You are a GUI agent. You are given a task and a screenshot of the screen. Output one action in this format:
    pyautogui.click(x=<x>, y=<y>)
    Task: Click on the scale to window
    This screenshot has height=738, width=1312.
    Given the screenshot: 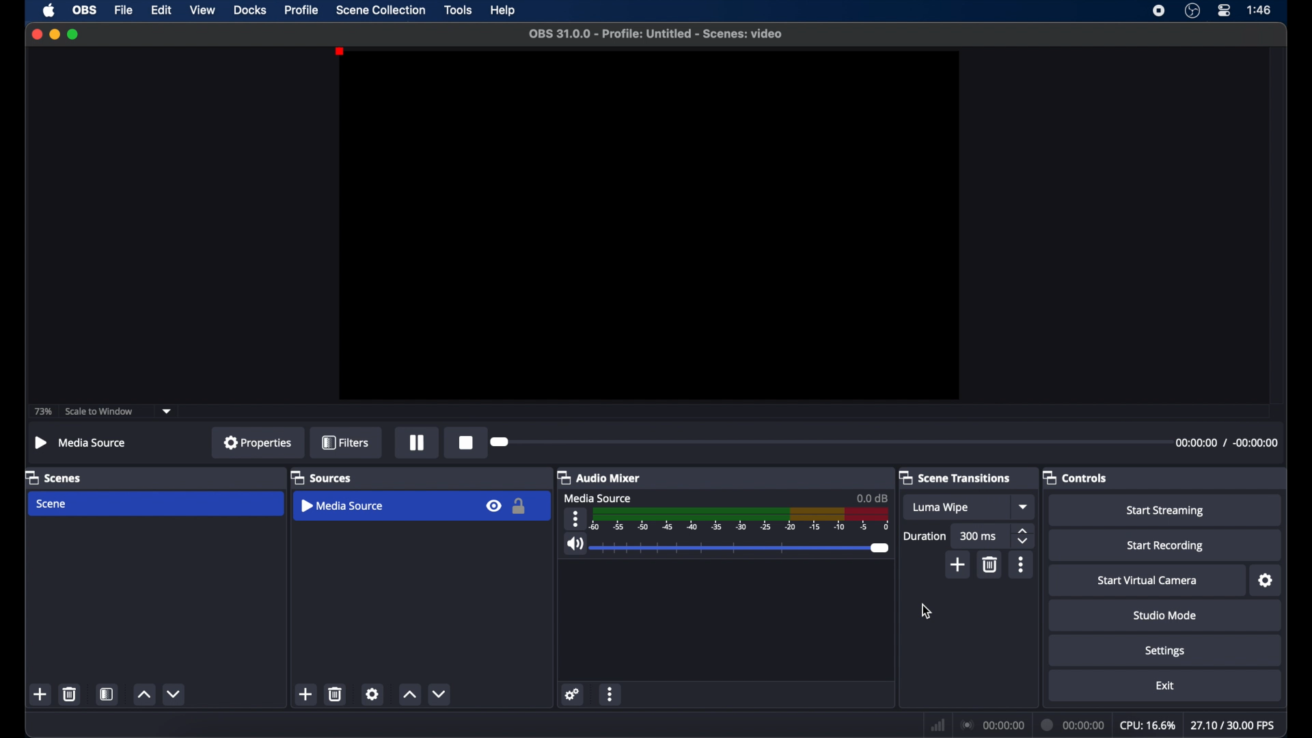 What is the action you would take?
    pyautogui.click(x=99, y=411)
    